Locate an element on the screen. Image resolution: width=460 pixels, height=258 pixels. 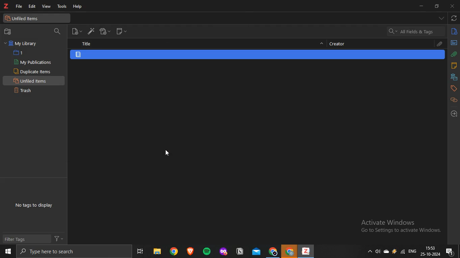
date is located at coordinates (431, 254).